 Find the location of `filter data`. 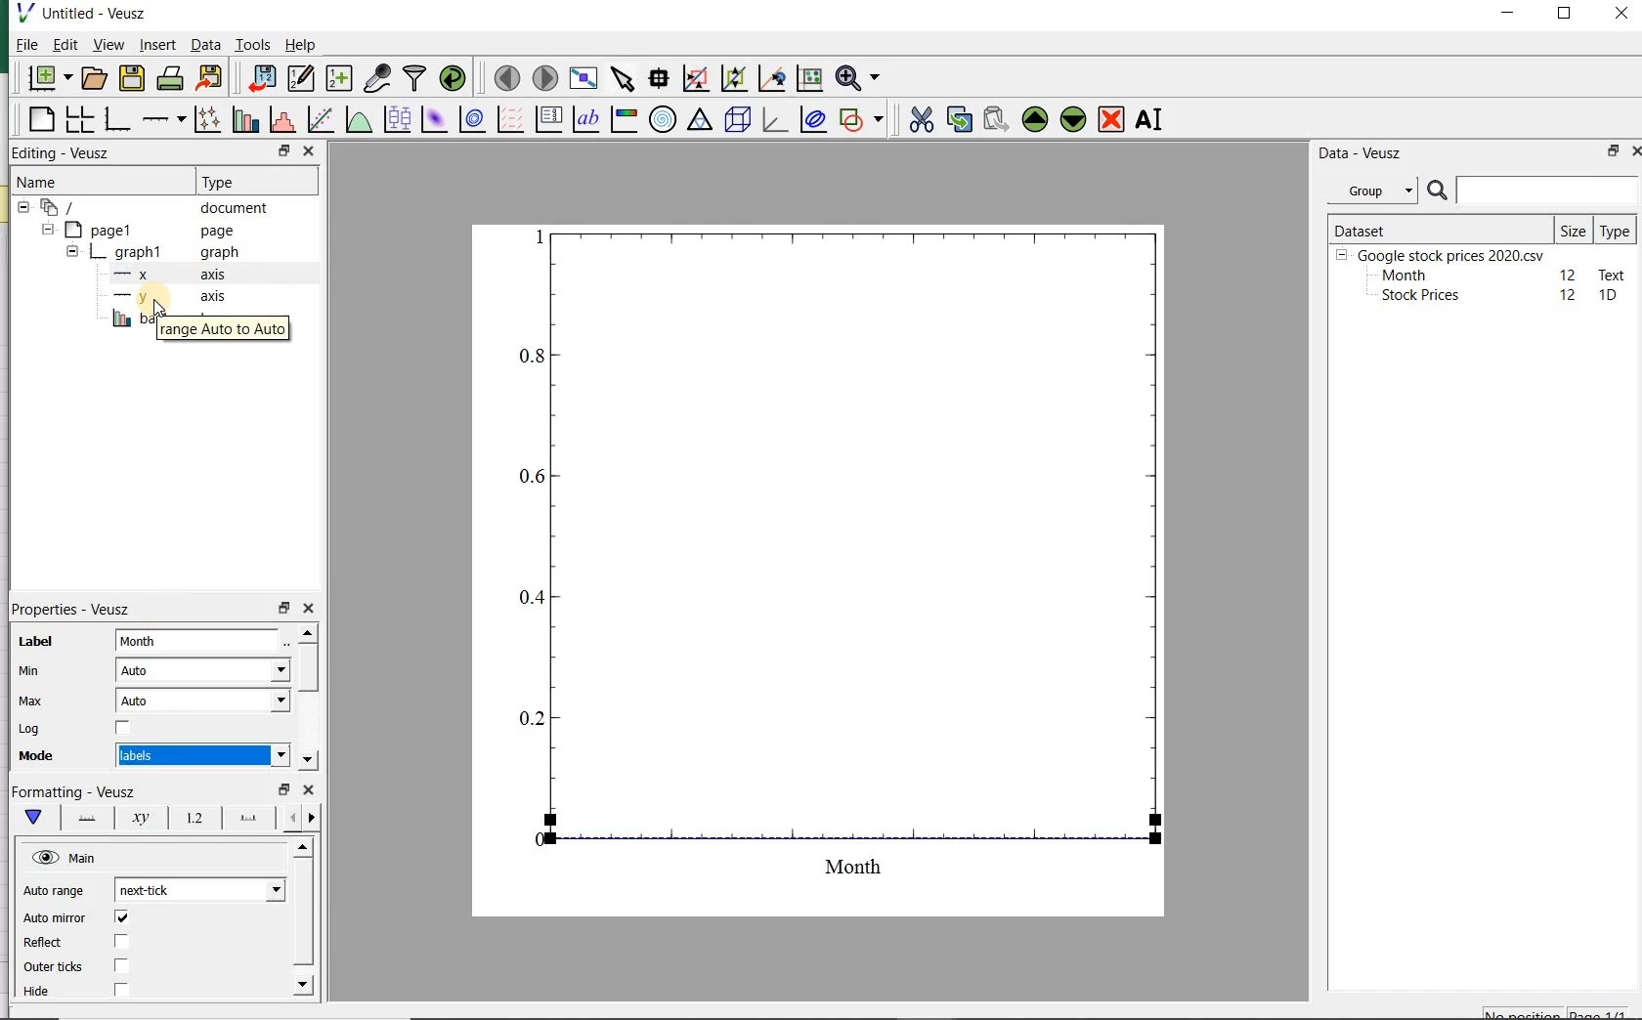

filter data is located at coordinates (415, 77).